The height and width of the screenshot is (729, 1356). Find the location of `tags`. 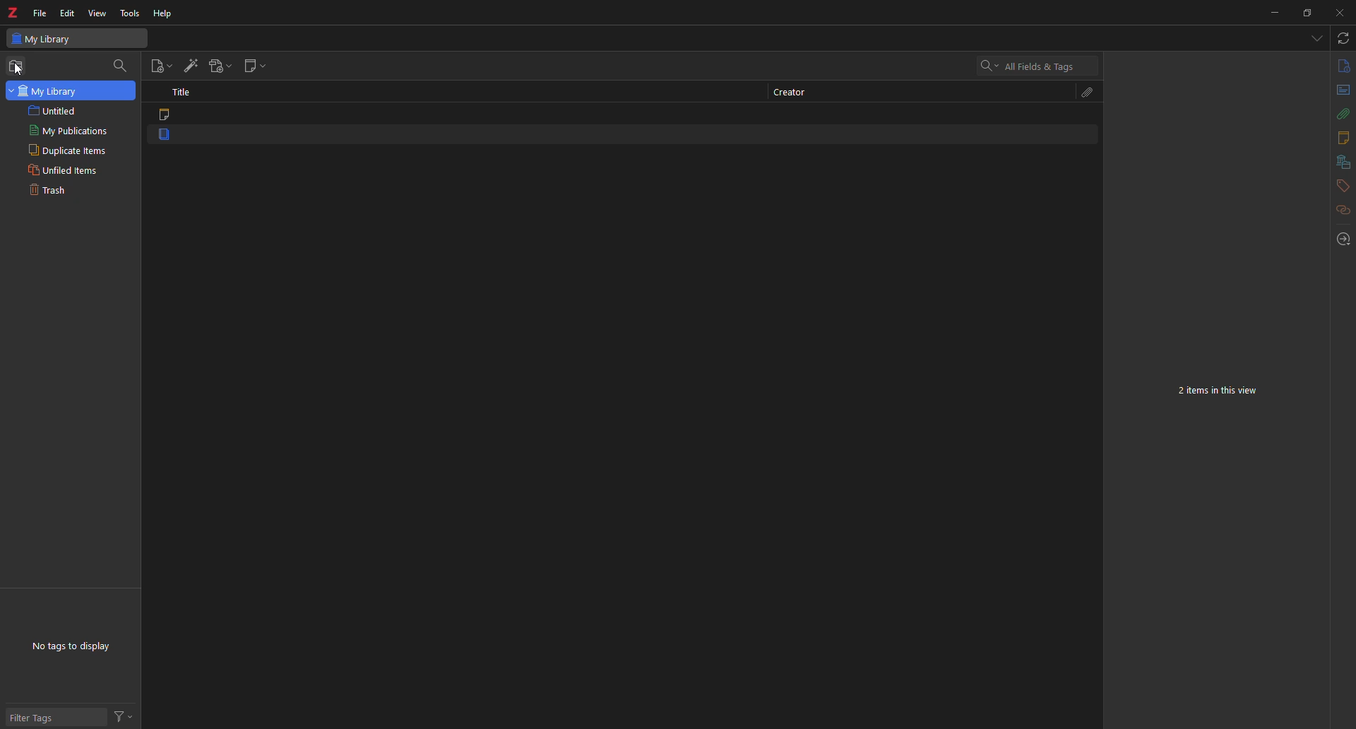

tags is located at coordinates (1339, 186).